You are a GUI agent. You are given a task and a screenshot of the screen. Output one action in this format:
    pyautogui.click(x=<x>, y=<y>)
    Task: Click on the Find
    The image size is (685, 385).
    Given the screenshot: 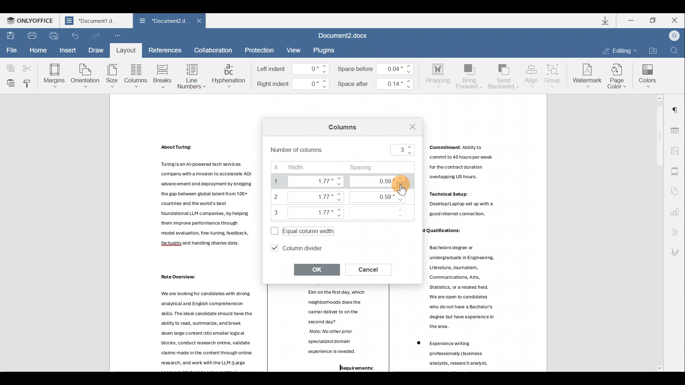 What is the action you would take?
    pyautogui.click(x=675, y=51)
    